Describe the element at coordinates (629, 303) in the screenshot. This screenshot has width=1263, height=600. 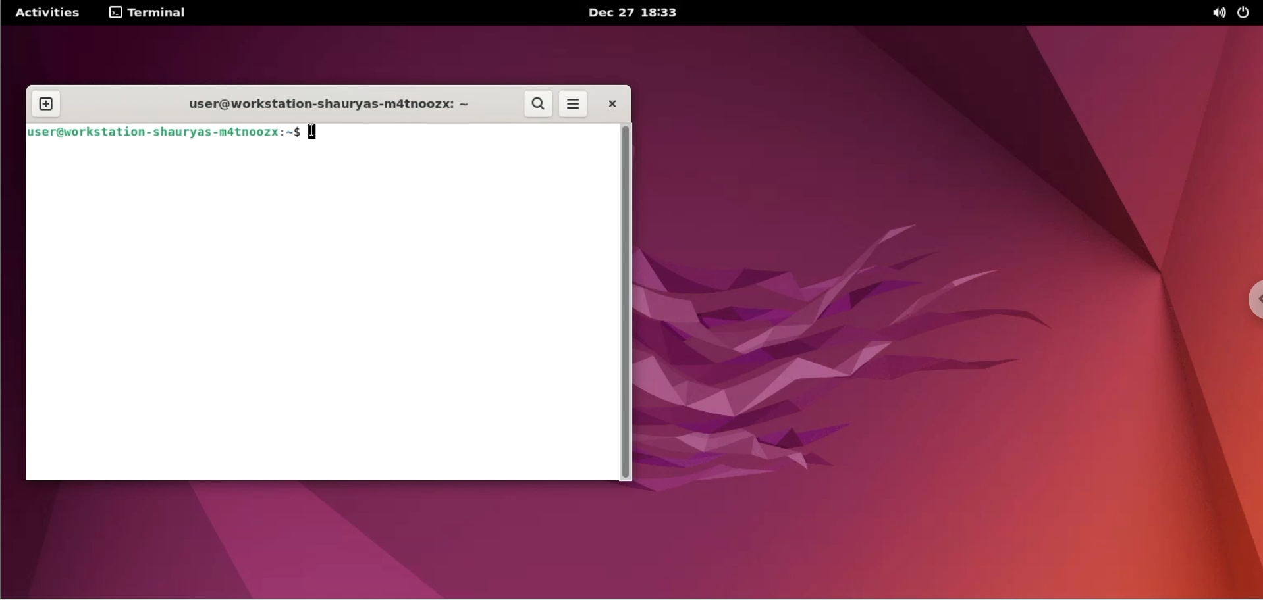
I see `scrollbar` at that location.